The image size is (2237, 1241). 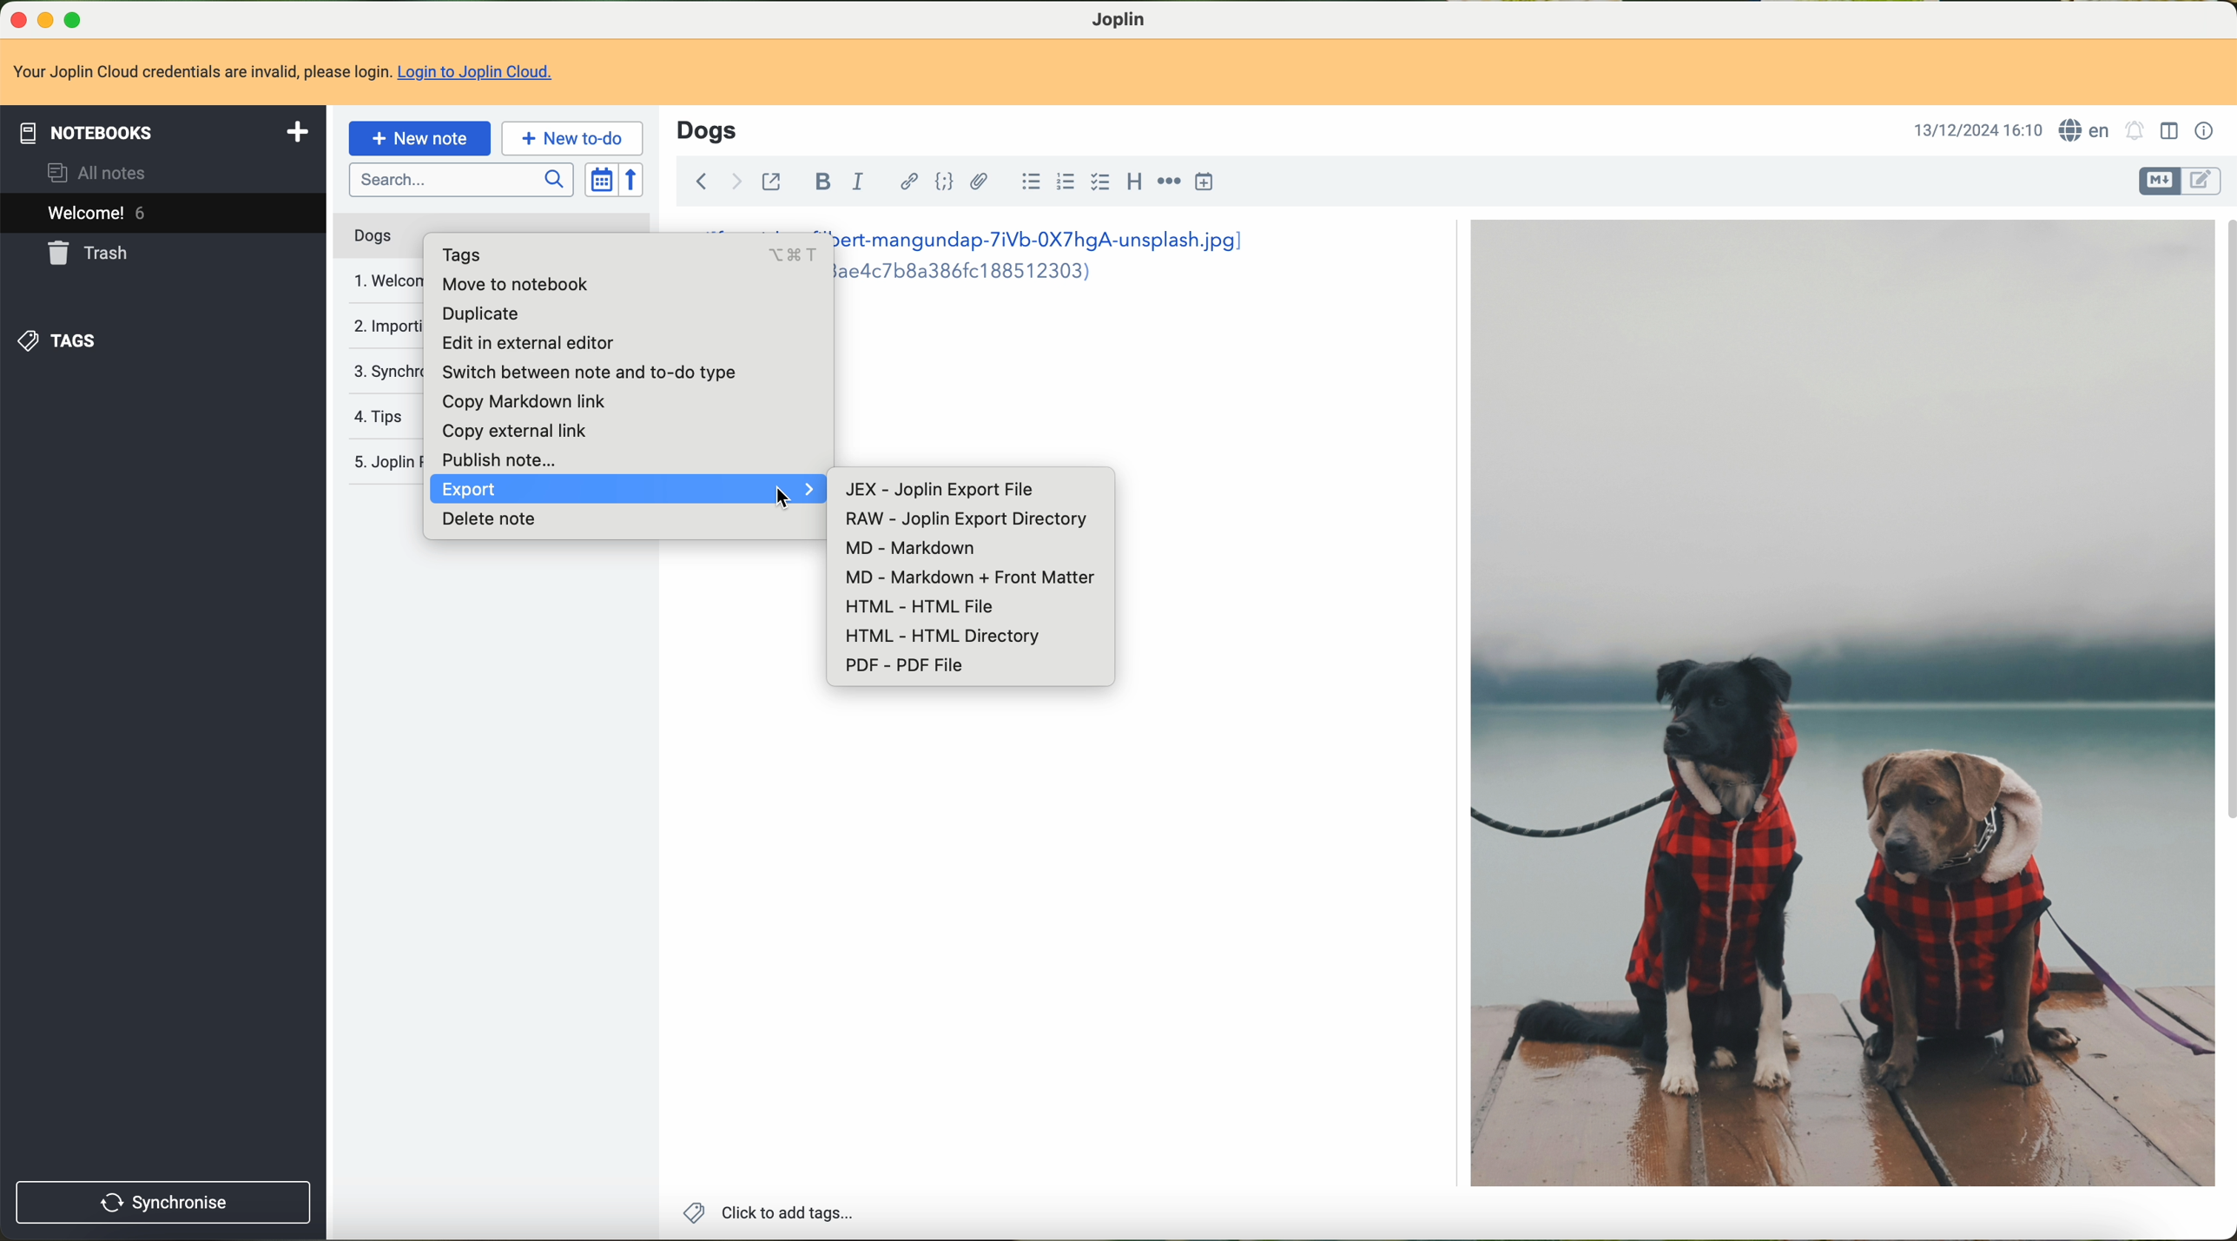 What do you see at coordinates (2203, 130) in the screenshot?
I see `note properties` at bounding box center [2203, 130].